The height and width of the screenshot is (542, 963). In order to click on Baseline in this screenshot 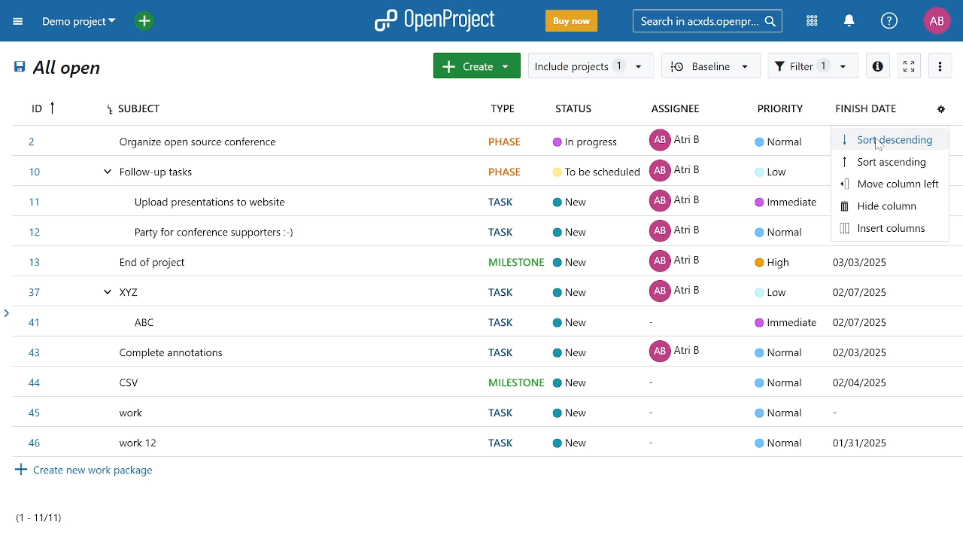, I will do `click(708, 66)`.